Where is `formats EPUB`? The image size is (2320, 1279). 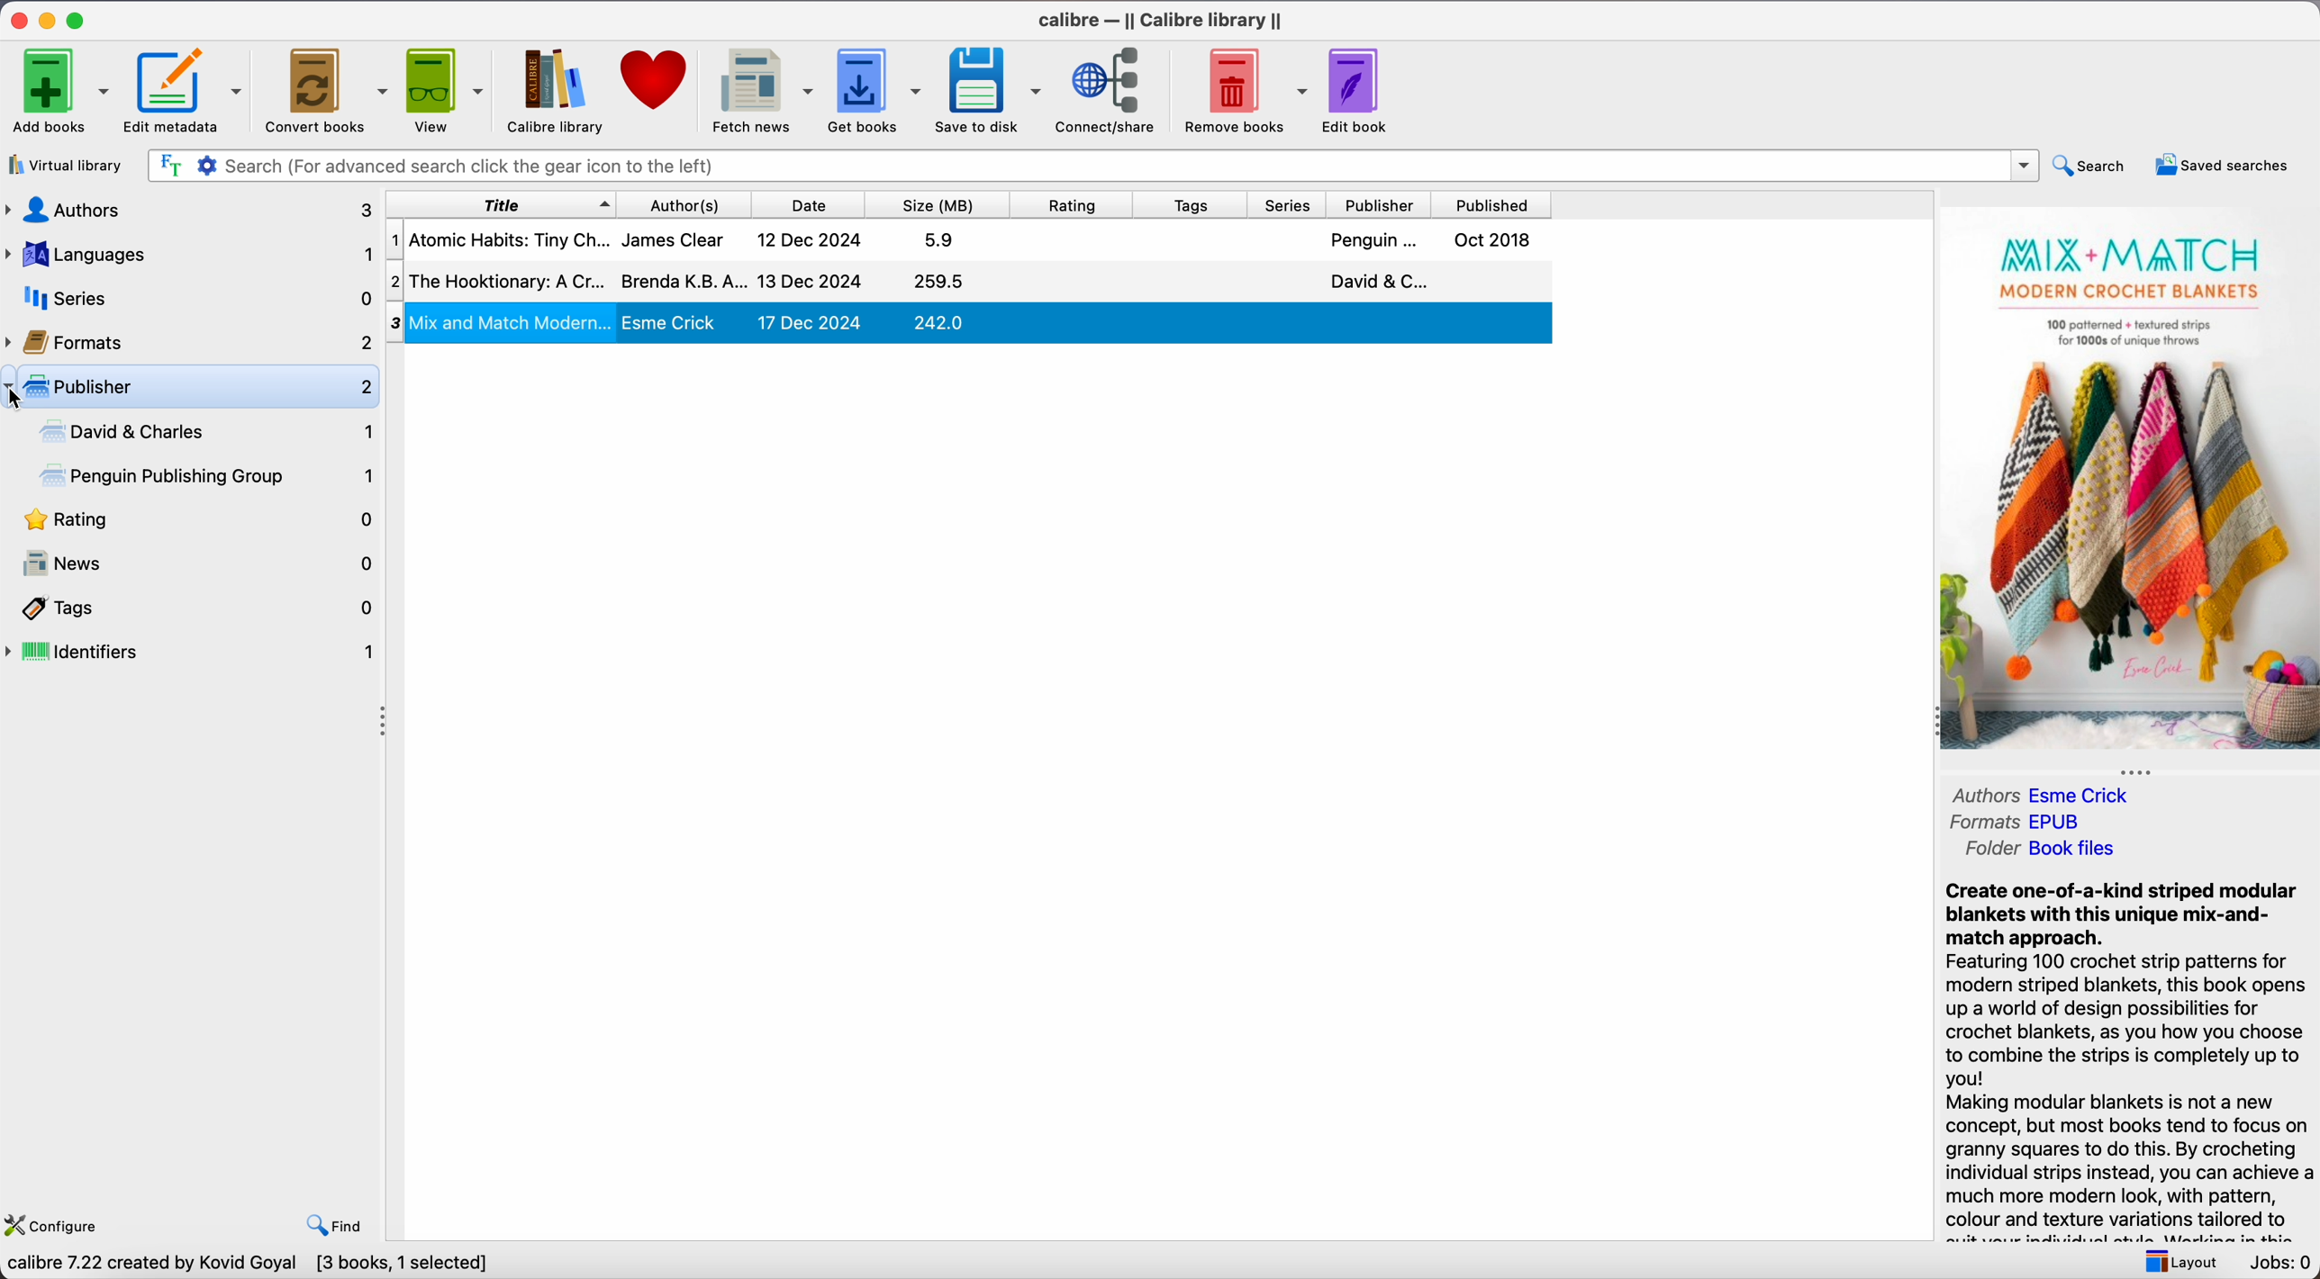 formats EPUB is located at coordinates (2024, 821).